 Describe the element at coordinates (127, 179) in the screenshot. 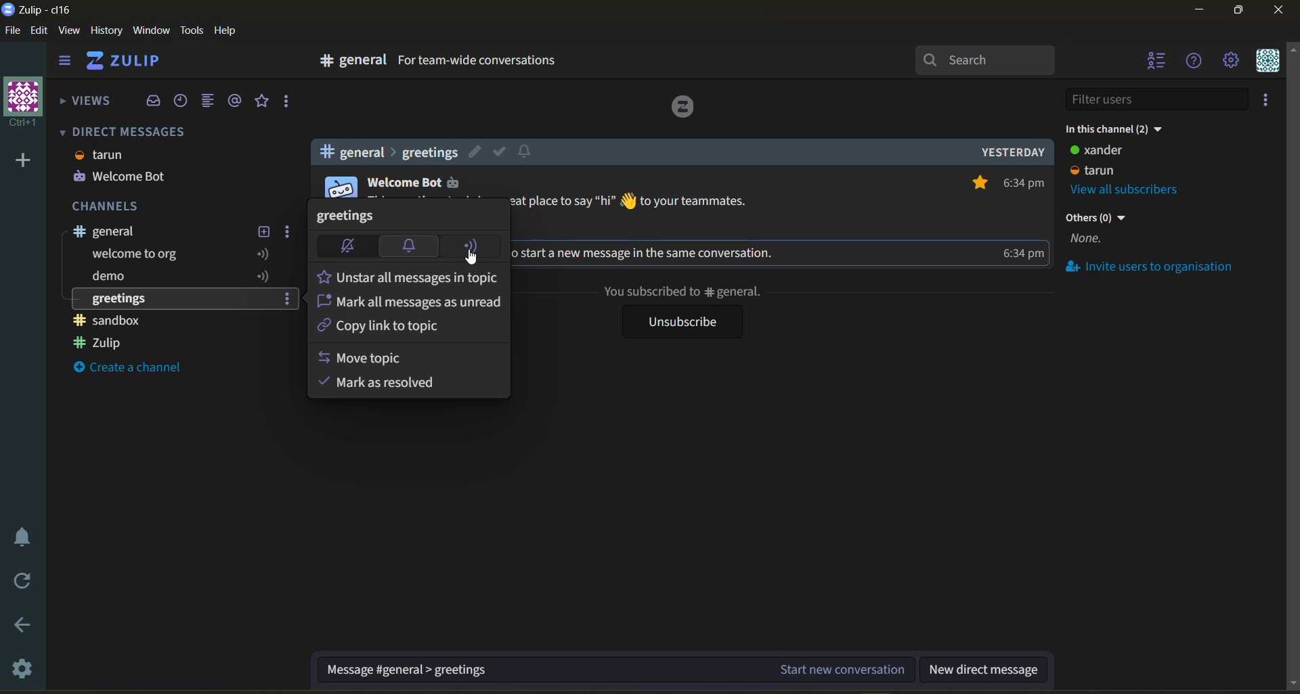

I see `welcome bot` at that location.